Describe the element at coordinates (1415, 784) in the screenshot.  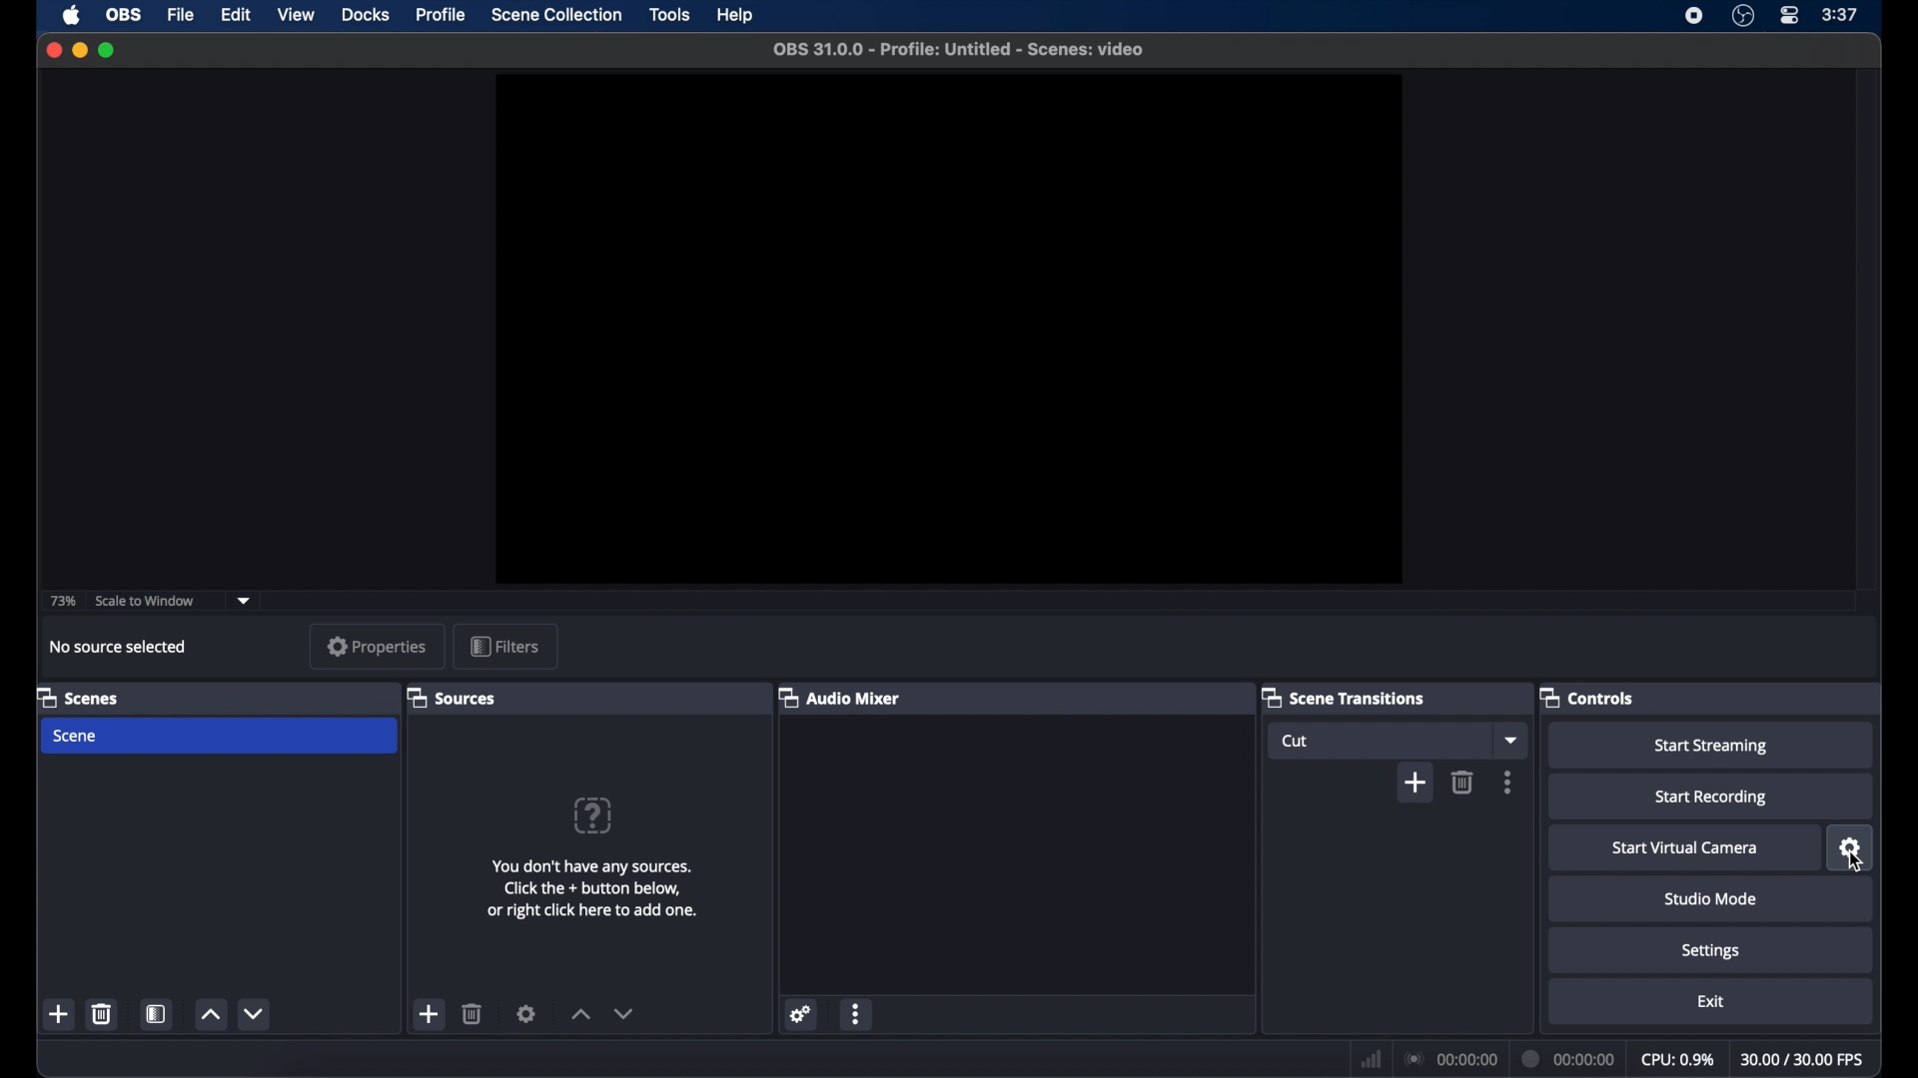
I see `add` at that location.